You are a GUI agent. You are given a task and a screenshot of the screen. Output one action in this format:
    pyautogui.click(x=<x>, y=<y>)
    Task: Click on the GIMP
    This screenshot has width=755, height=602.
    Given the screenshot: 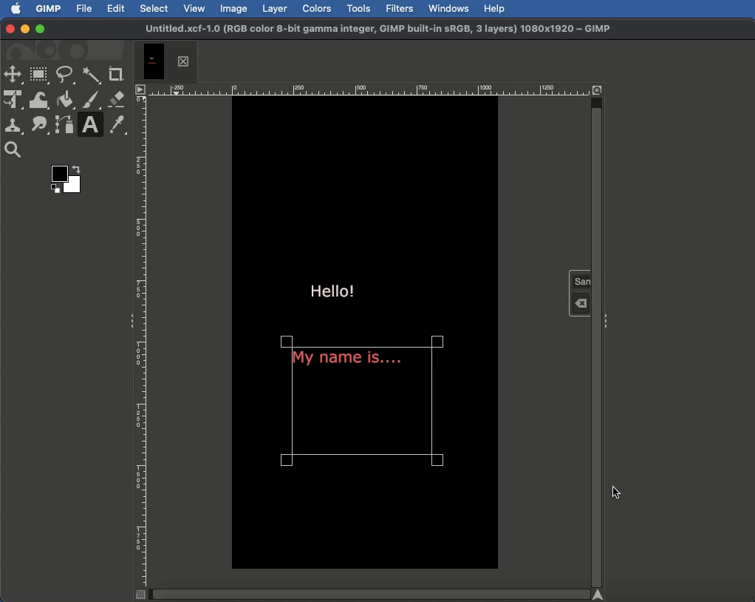 What is the action you would take?
    pyautogui.click(x=49, y=9)
    